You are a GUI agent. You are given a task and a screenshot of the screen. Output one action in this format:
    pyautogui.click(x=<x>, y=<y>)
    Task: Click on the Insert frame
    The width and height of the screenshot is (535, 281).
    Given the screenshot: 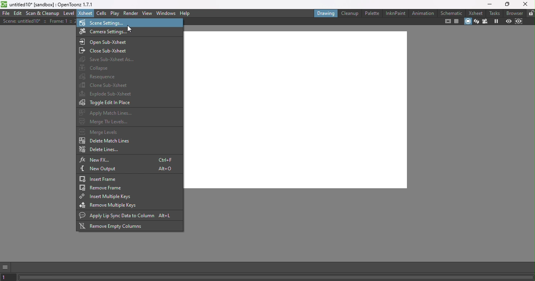 What is the action you would take?
    pyautogui.click(x=103, y=178)
    